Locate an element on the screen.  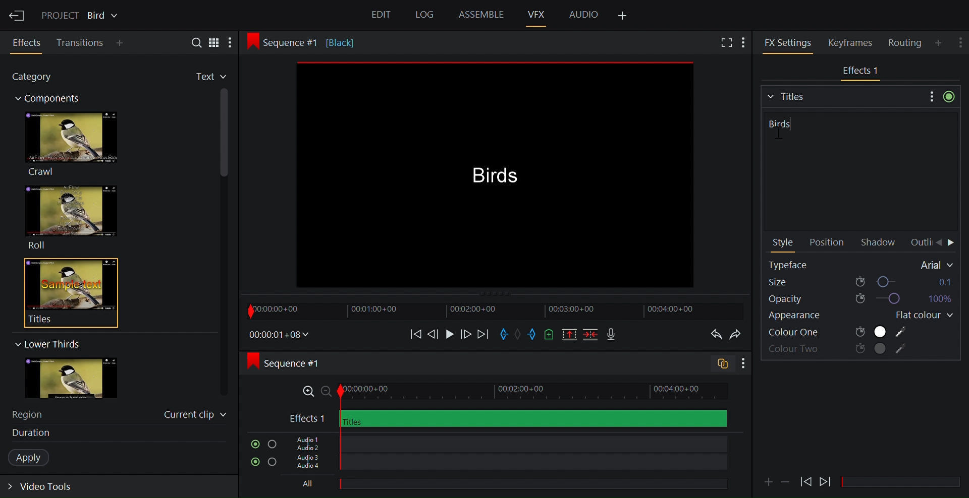
Nudge one frame forward is located at coordinates (465, 334).